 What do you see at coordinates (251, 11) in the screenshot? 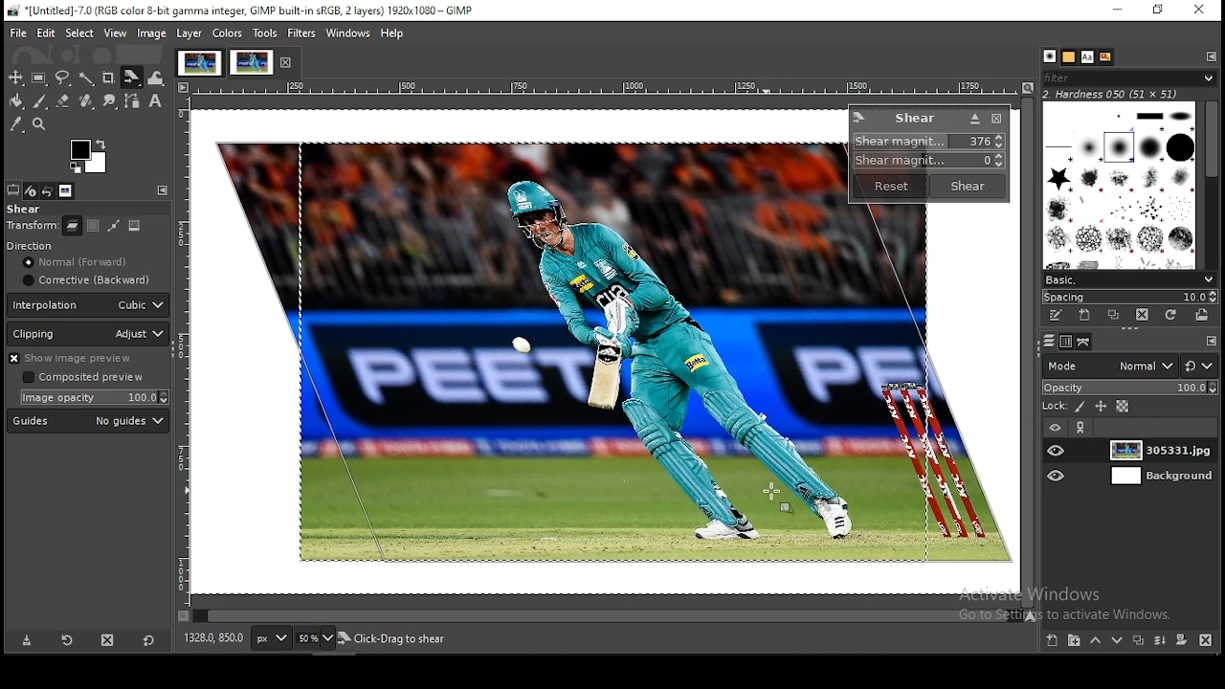
I see `*[Untitled]-7.0 (RGB color 8-bit gamma integer, GIMP built-in sRGB, 2 layers) 1920x1080 - GIMP` at bounding box center [251, 11].